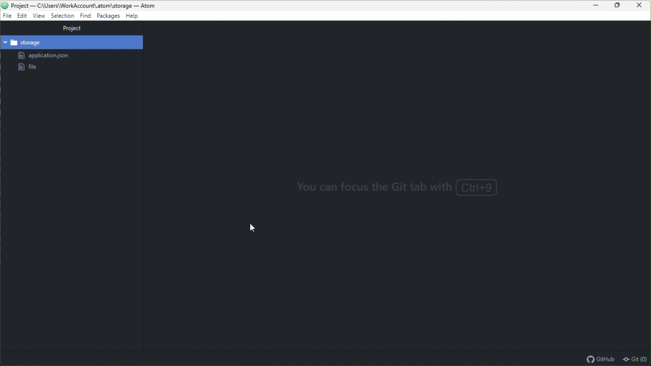 This screenshot has height=366, width=651. Describe the element at coordinates (72, 42) in the screenshot. I see `storage` at that location.